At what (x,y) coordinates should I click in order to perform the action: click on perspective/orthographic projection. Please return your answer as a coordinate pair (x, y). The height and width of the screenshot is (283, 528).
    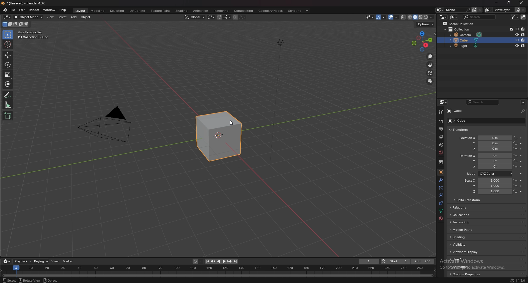
    Looking at the image, I should click on (430, 81).